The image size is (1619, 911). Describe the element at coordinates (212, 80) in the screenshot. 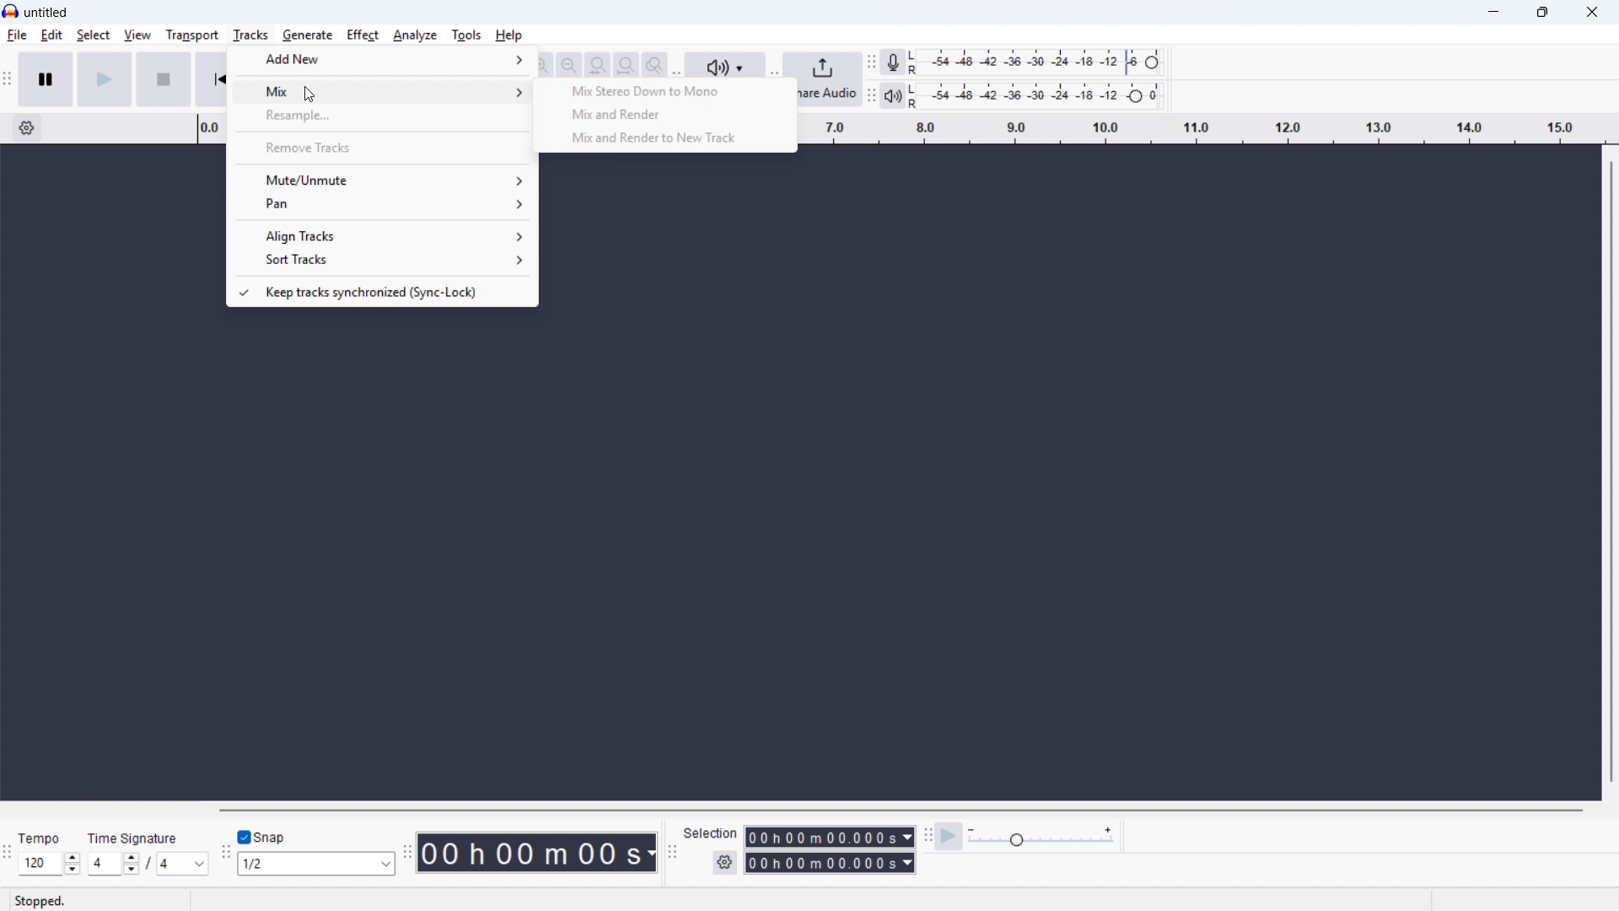

I see `Skip to beginning ` at that location.